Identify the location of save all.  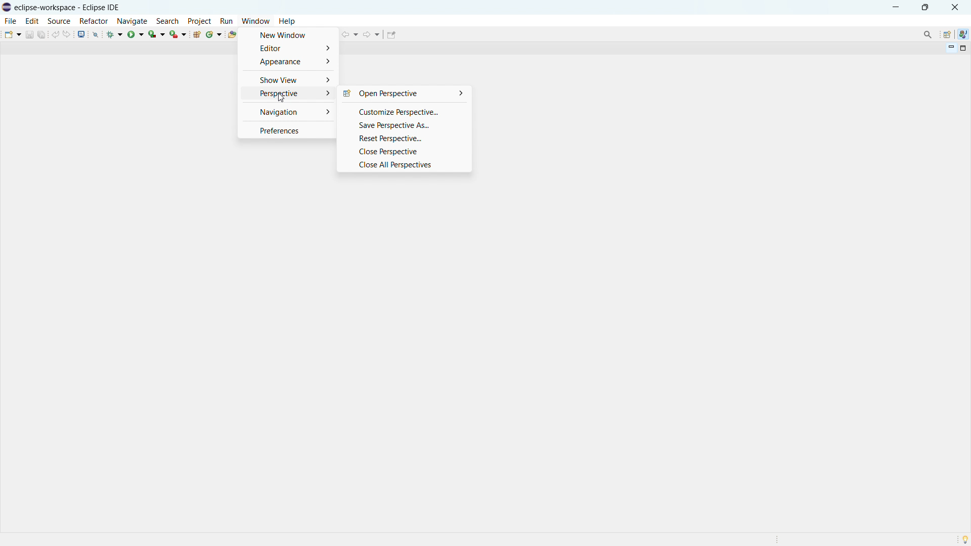
(42, 34).